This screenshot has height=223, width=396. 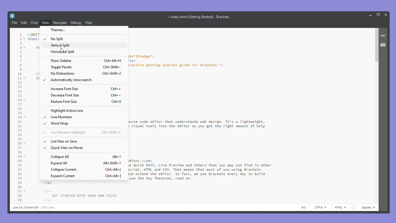 What do you see at coordinates (19, 87) in the screenshot?
I see `13` at bounding box center [19, 87].